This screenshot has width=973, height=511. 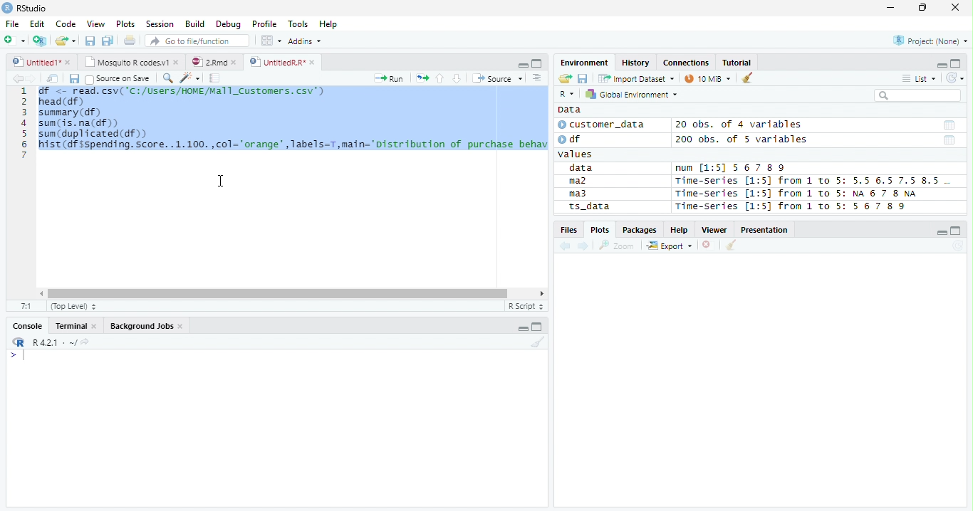 What do you see at coordinates (330, 24) in the screenshot?
I see `Help` at bounding box center [330, 24].